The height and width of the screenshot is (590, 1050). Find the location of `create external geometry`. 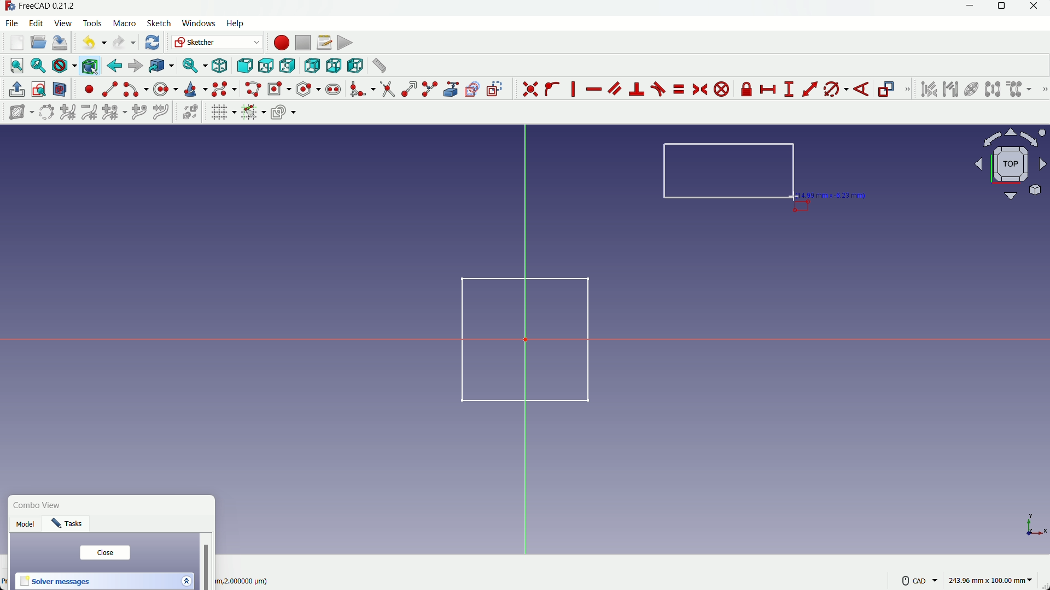

create external geometry is located at coordinates (452, 90).